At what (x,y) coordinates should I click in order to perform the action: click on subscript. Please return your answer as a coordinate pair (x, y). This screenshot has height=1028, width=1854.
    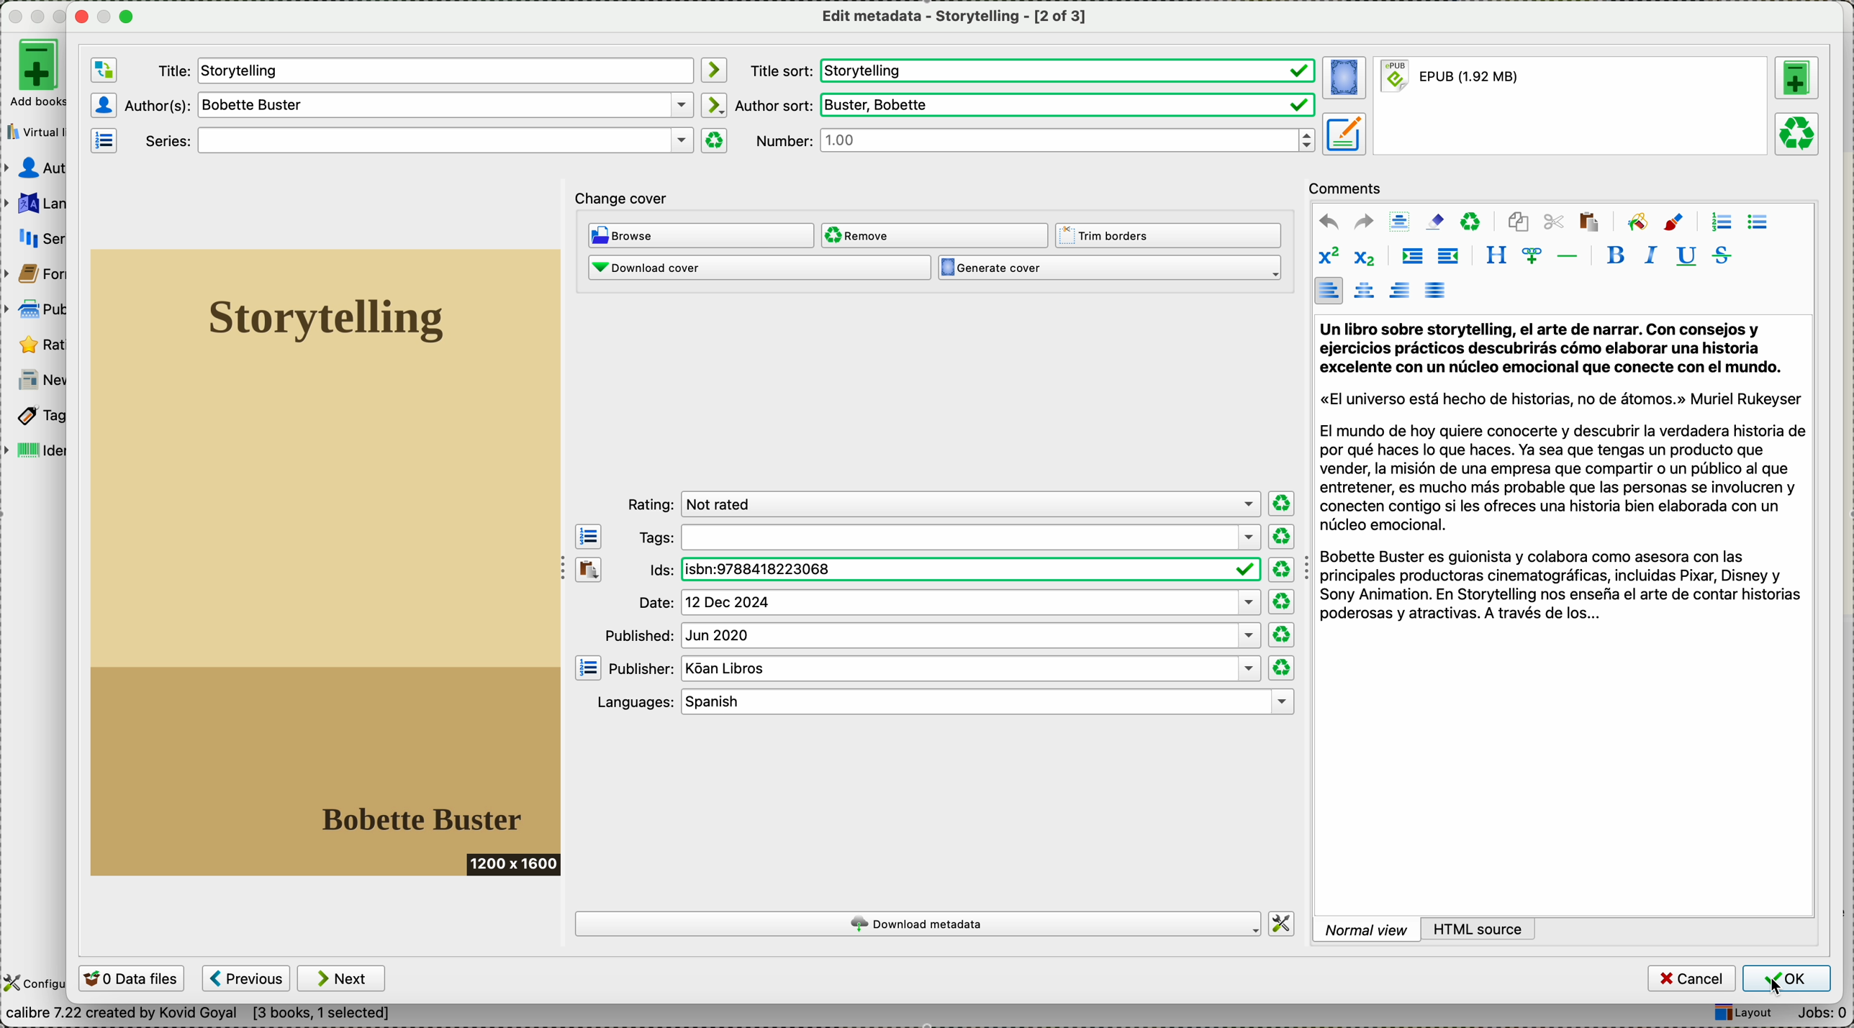
    Looking at the image, I should click on (1365, 258).